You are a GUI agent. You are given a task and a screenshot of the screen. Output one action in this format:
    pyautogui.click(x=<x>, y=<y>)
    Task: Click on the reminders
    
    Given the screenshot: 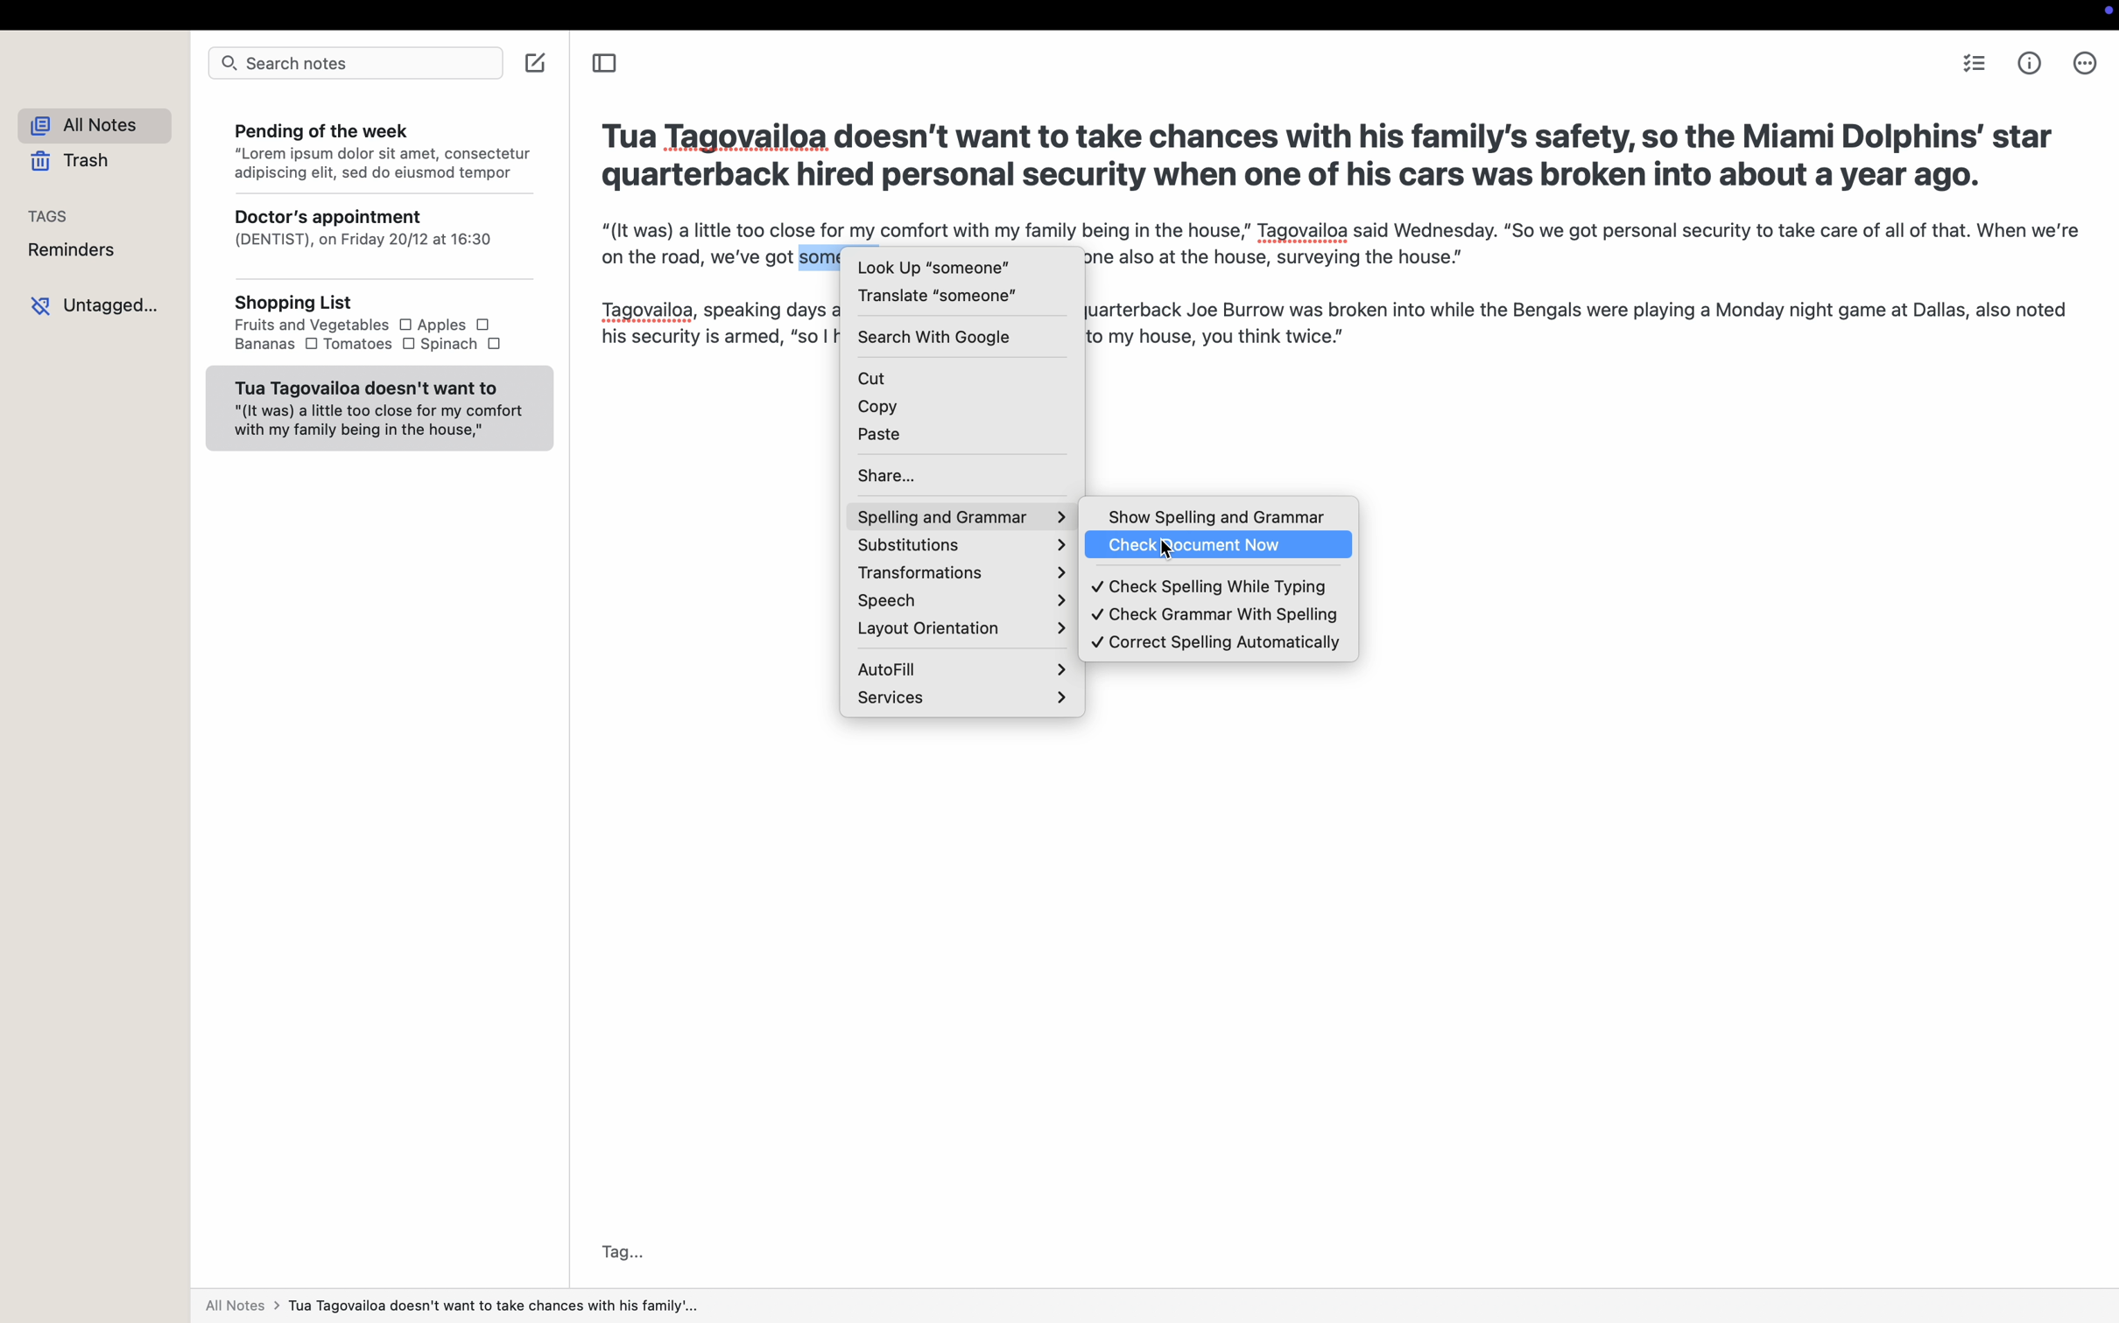 What is the action you would take?
    pyautogui.click(x=73, y=250)
    